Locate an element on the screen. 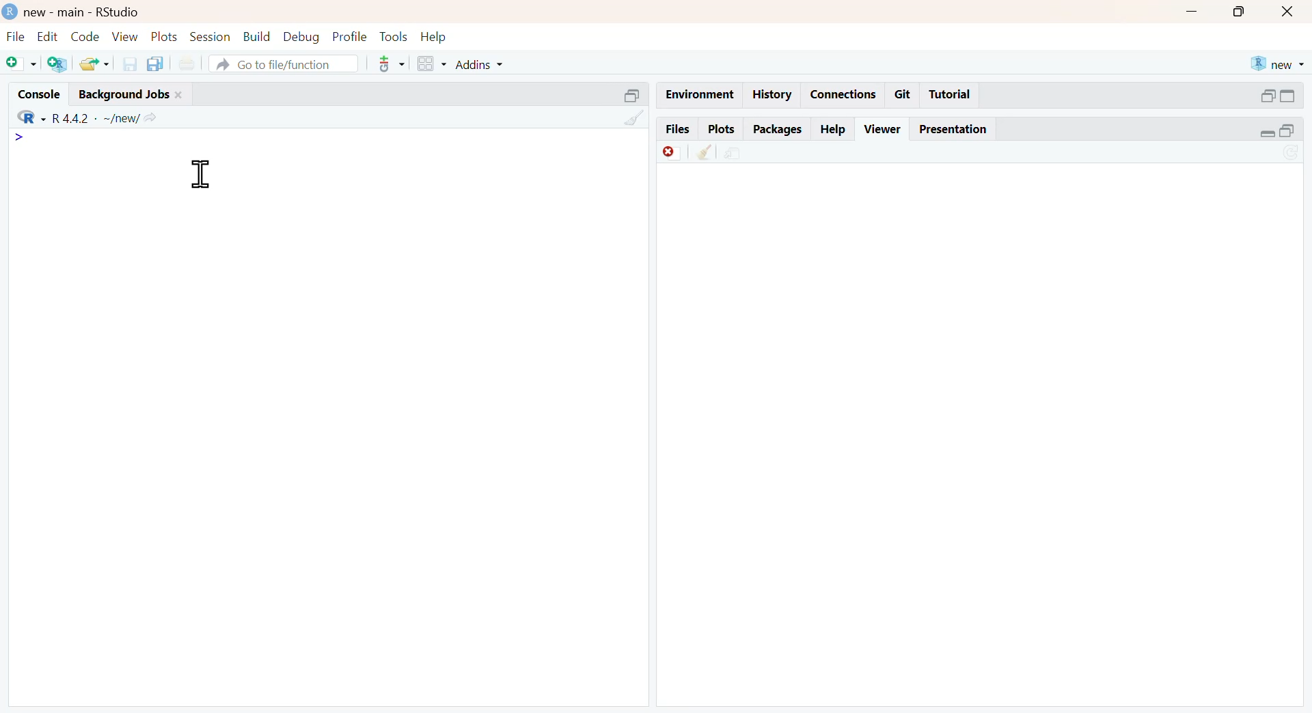  print is located at coordinates (187, 64).